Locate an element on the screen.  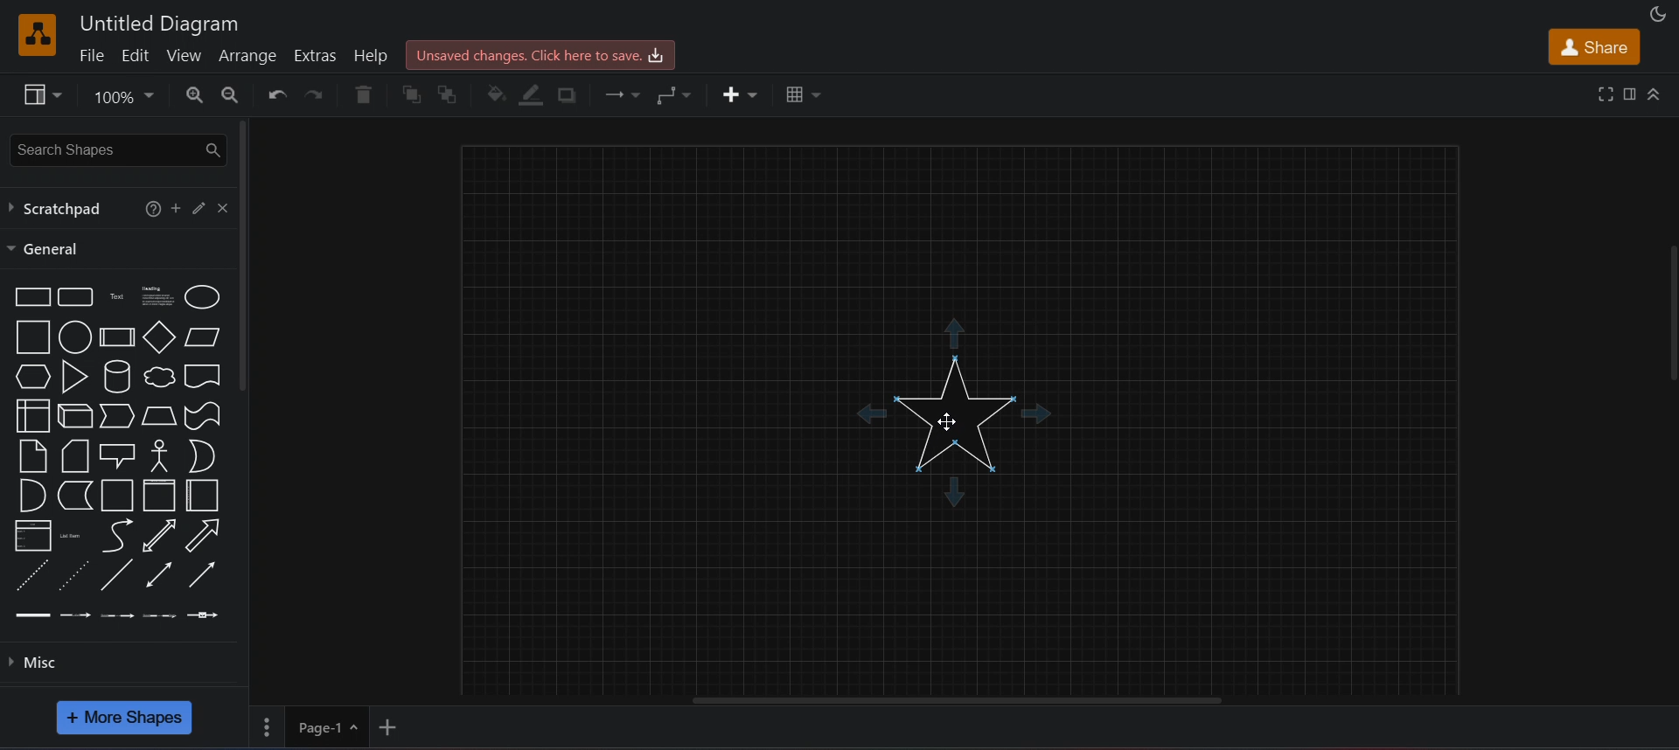
add is located at coordinates (176, 207).